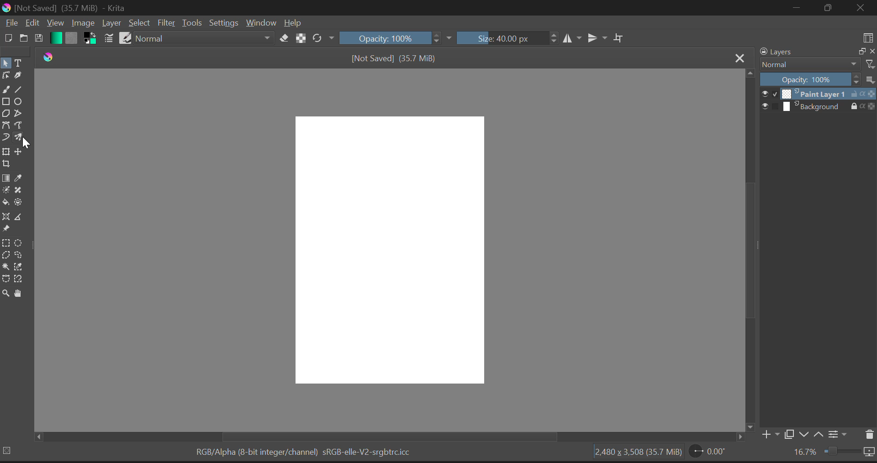 This screenshot has height=463, width=877. Describe the element at coordinates (839, 436) in the screenshot. I see `Settings` at that location.